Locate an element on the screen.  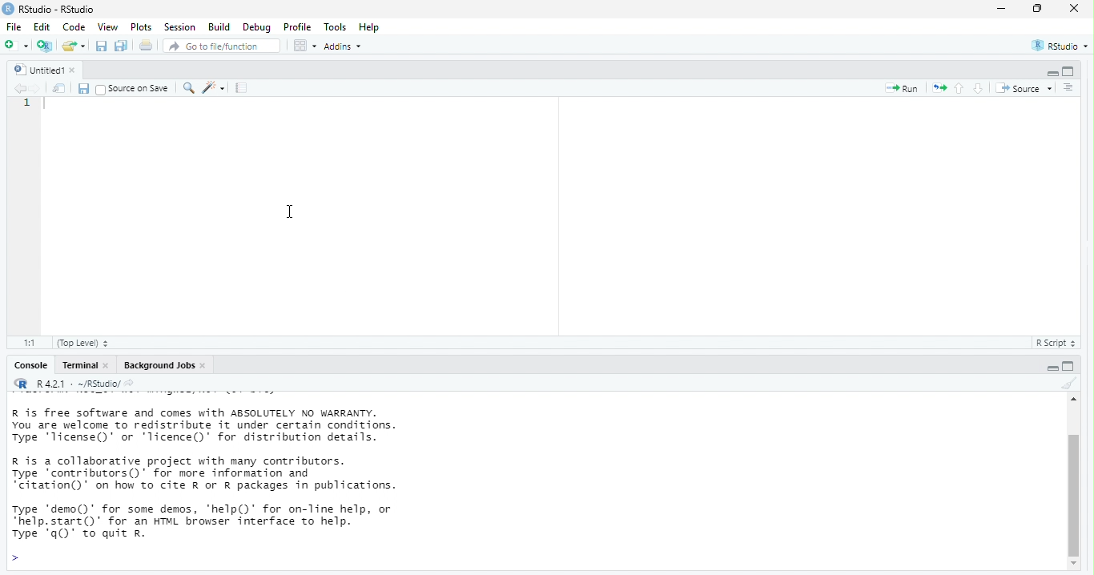
console is located at coordinates (26, 365).